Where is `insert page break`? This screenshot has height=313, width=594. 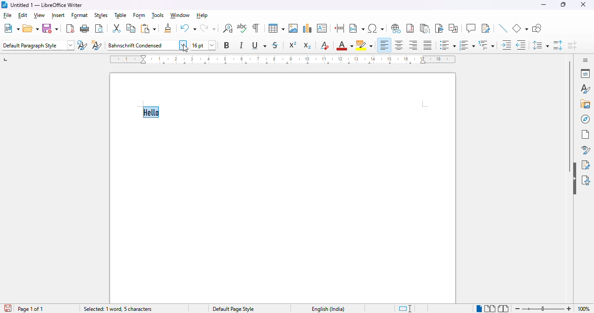 insert page break is located at coordinates (339, 28).